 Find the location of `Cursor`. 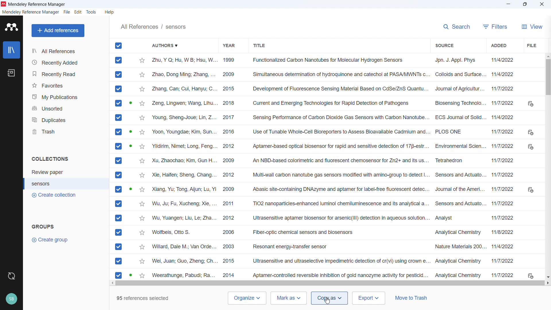

Cursor is located at coordinates (327, 301).